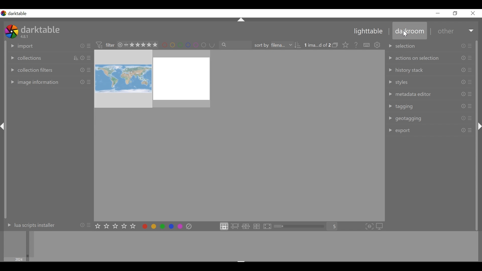  What do you see at coordinates (239, 135) in the screenshot?
I see `image thumbnail` at bounding box center [239, 135].